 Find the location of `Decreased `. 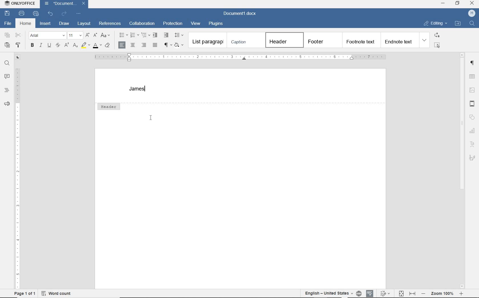

Decreased  is located at coordinates (423, 293).